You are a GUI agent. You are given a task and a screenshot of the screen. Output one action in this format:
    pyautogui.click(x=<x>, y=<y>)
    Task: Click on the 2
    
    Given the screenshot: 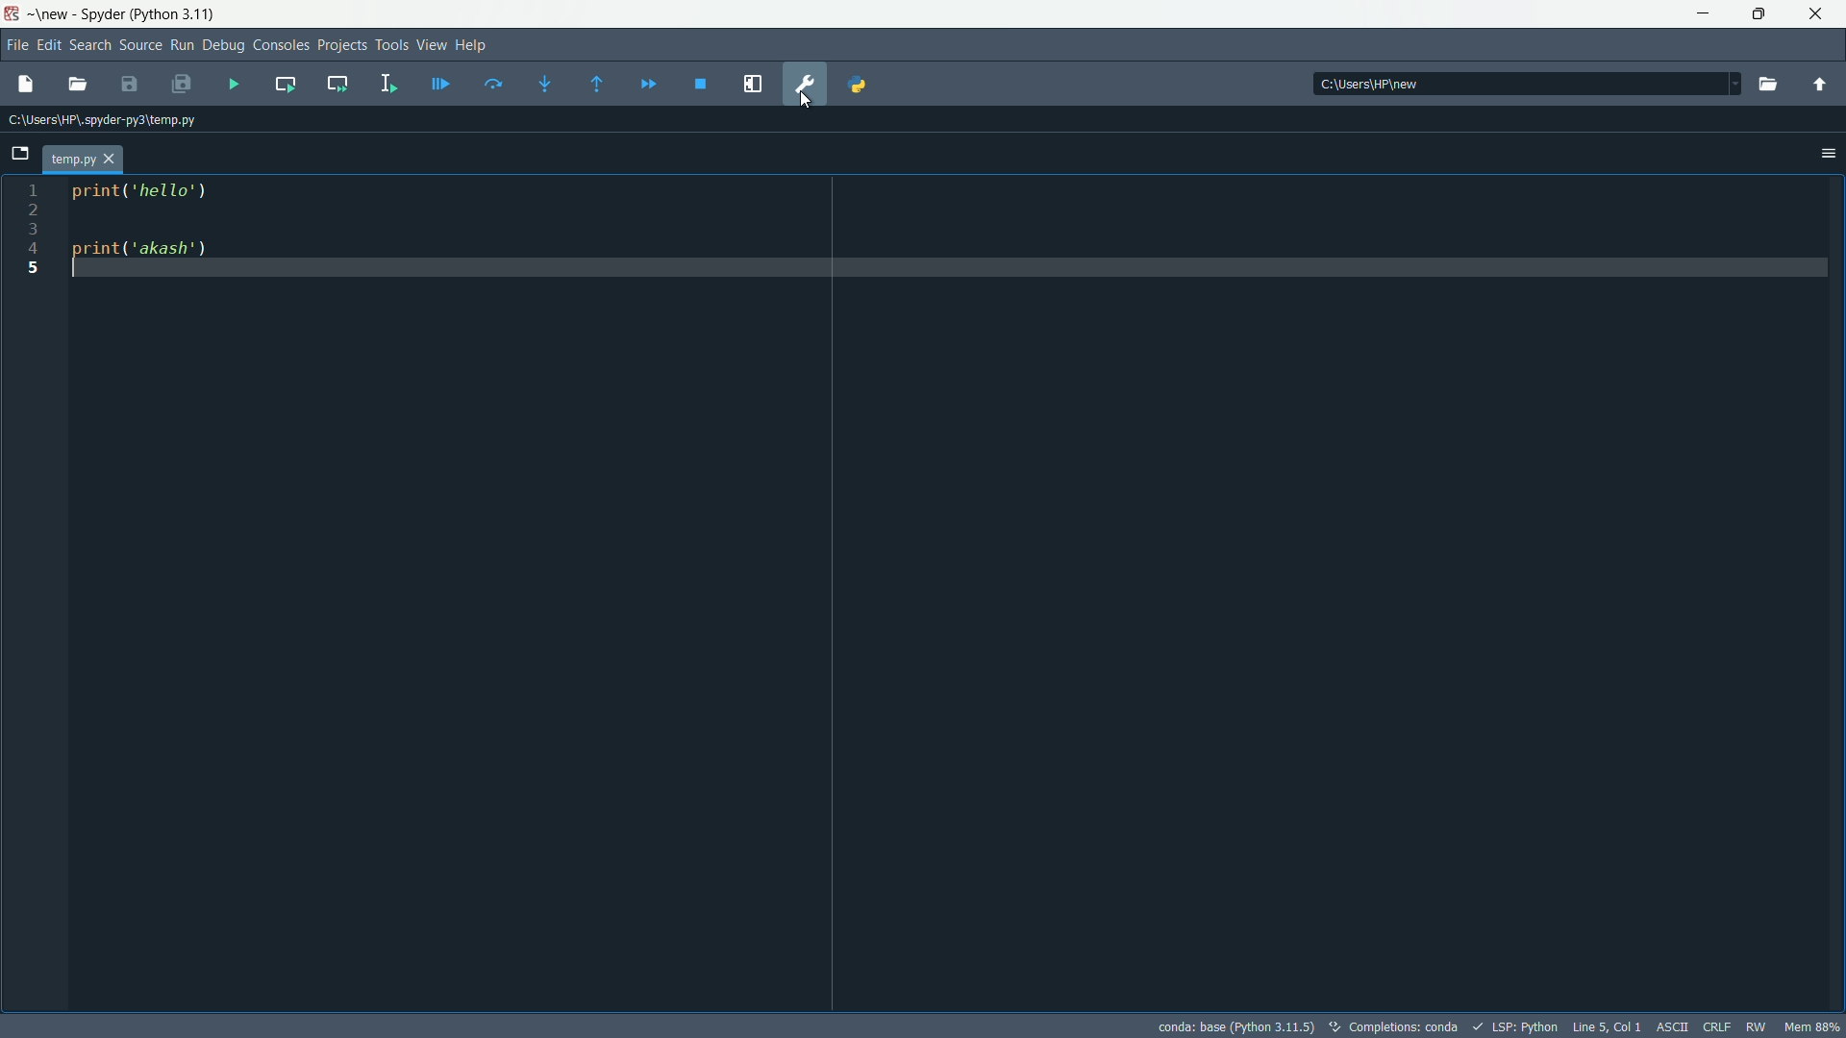 What is the action you would take?
    pyautogui.click(x=32, y=210)
    